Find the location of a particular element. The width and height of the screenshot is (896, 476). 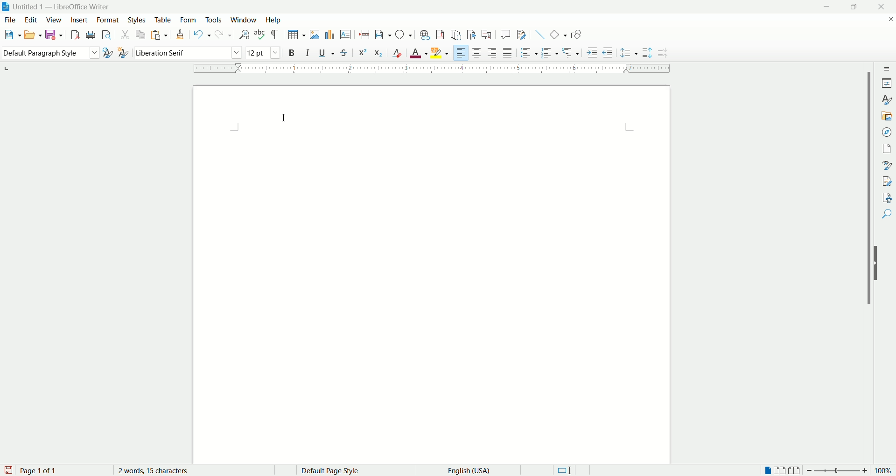

copy is located at coordinates (140, 35).